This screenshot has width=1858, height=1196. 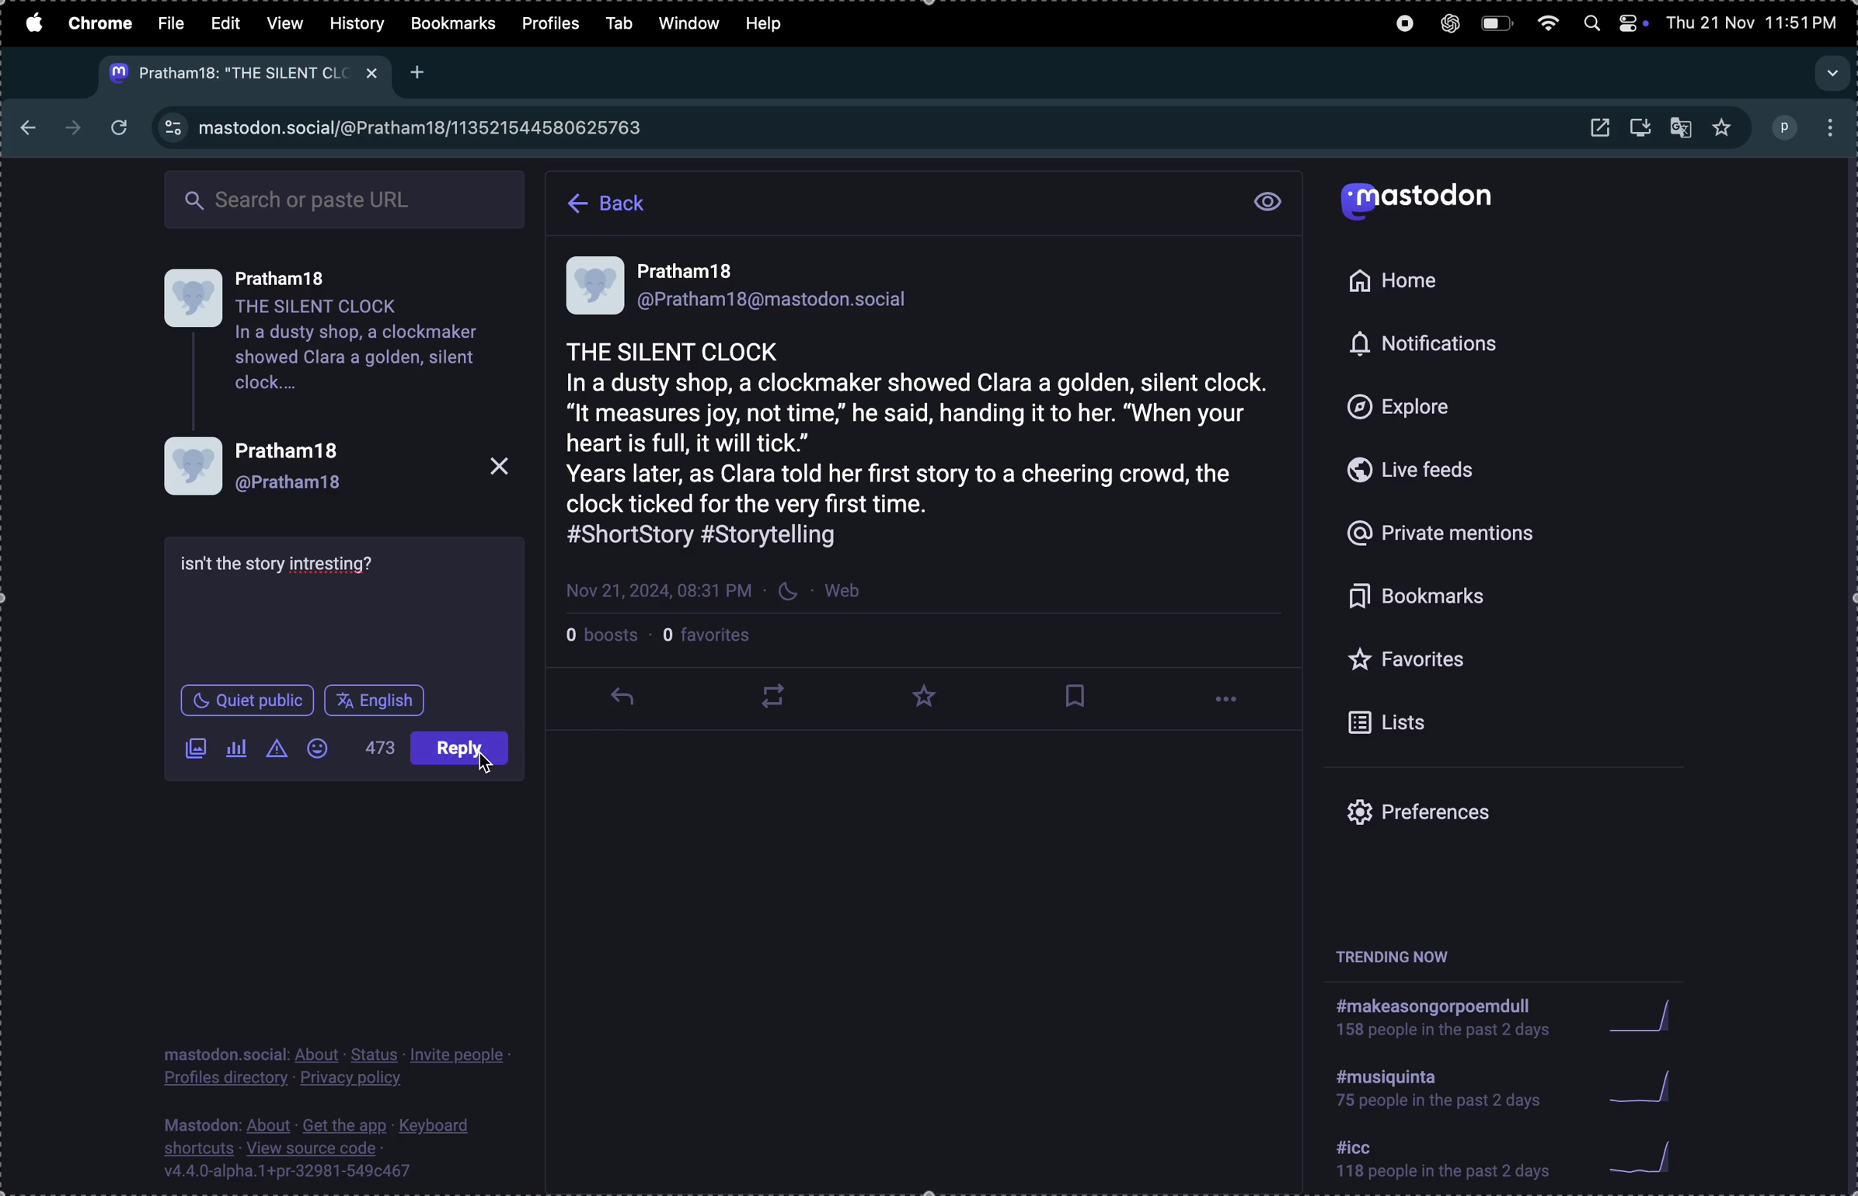 What do you see at coordinates (314, 742) in the screenshot?
I see `add emoji` at bounding box center [314, 742].